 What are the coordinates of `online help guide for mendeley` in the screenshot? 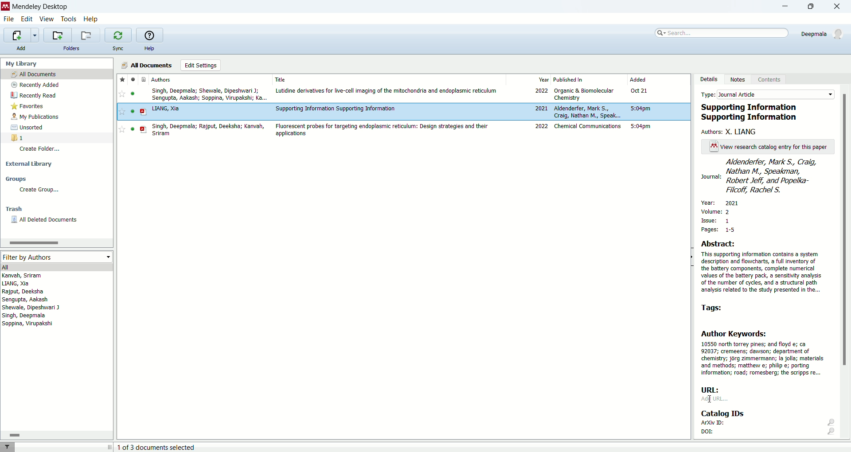 It's located at (150, 35).